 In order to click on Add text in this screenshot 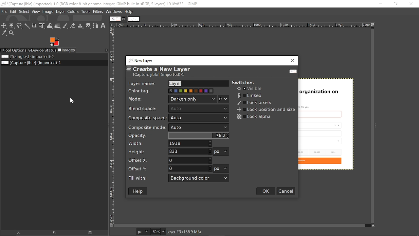, I will do `click(104, 26)`.